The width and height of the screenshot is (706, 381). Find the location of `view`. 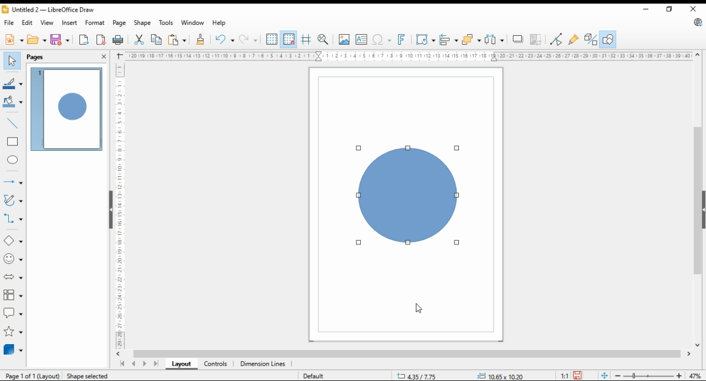

view is located at coordinates (46, 23).